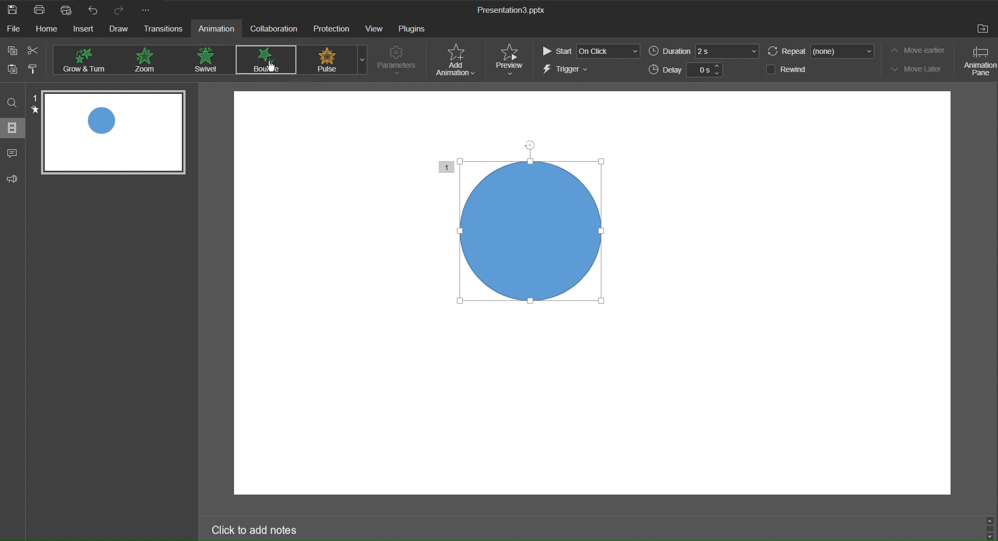 This screenshot has width=998, height=541. Describe the element at coordinates (90, 59) in the screenshot. I see `Animations` at that location.